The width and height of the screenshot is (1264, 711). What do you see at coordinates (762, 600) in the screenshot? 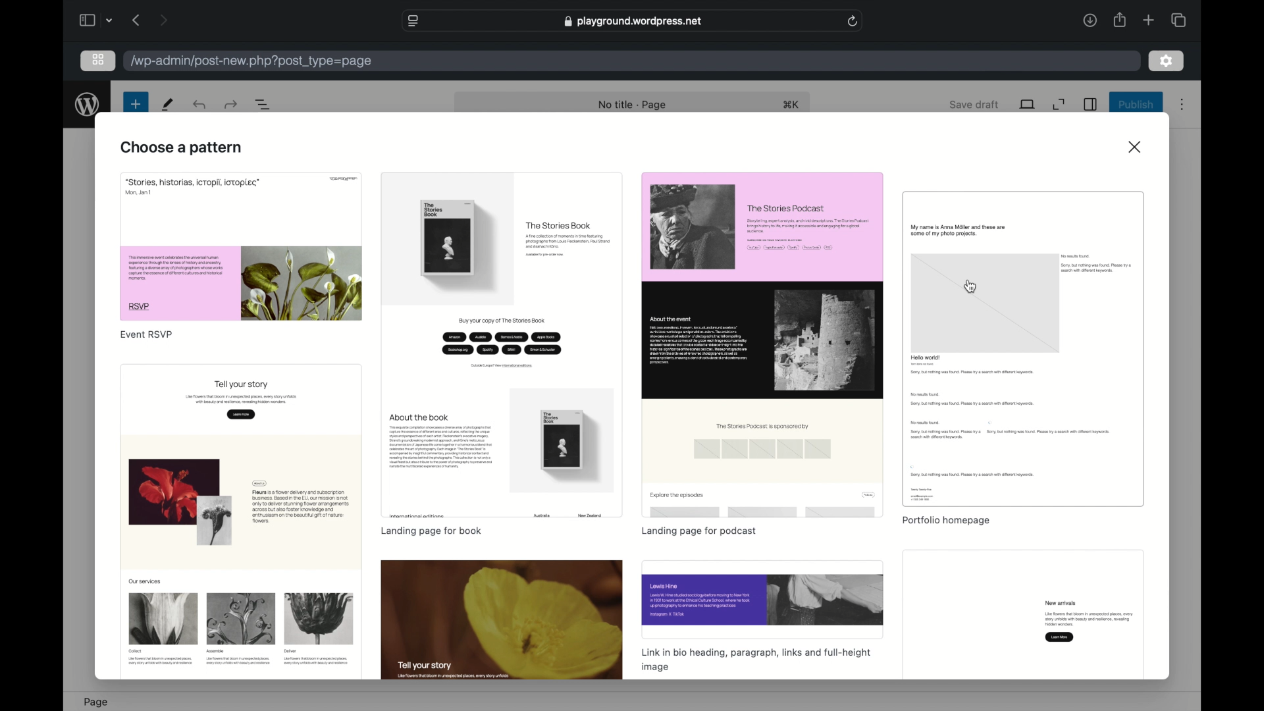
I see `preview` at bounding box center [762, 600].